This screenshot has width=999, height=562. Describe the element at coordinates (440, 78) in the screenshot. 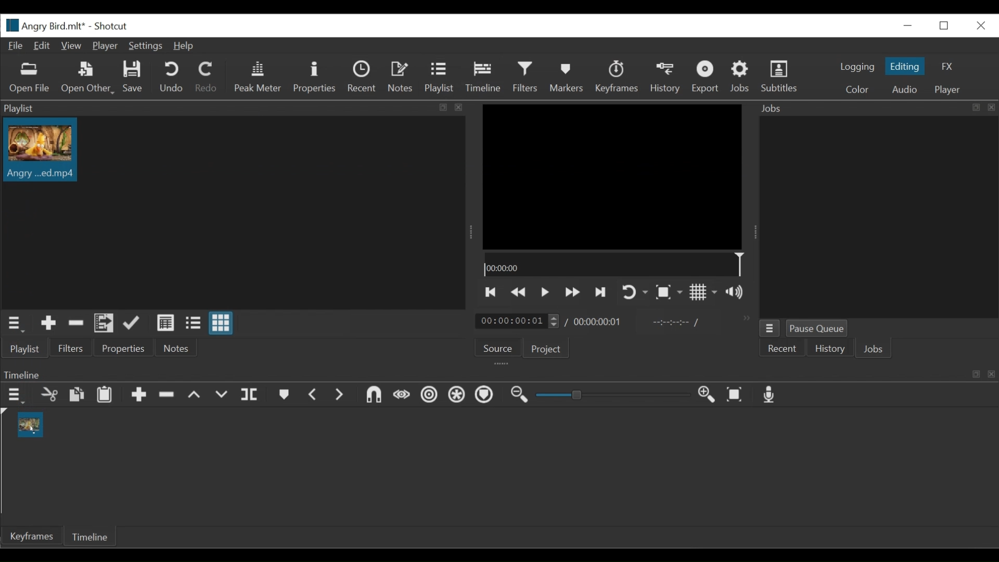

I see `Playlist` at that location.